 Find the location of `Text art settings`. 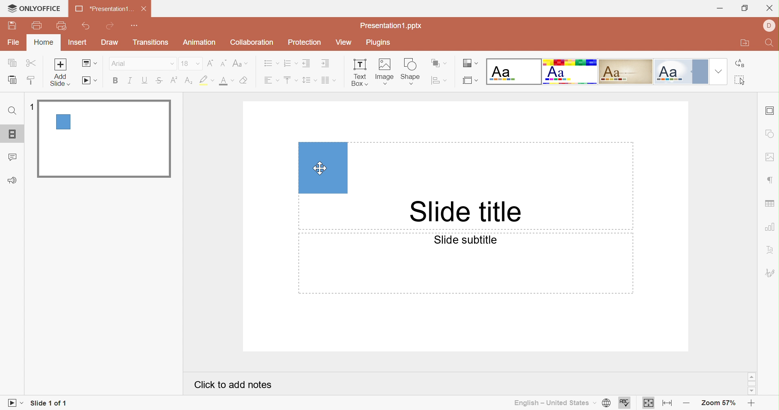

Text art settings is located at coordinates (771, 249).